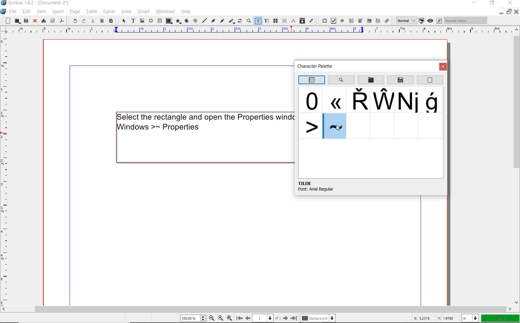 The image size is (520, 323). I want to click on cut, so click(93, 21).